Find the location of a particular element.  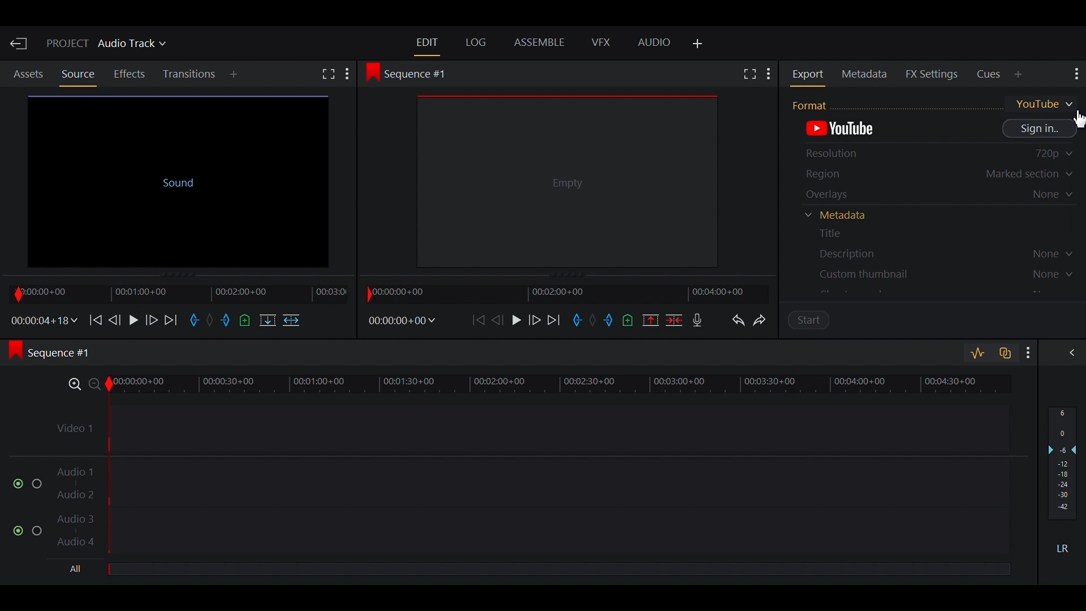

Show settings menu is located at coordinates (1074, 74).